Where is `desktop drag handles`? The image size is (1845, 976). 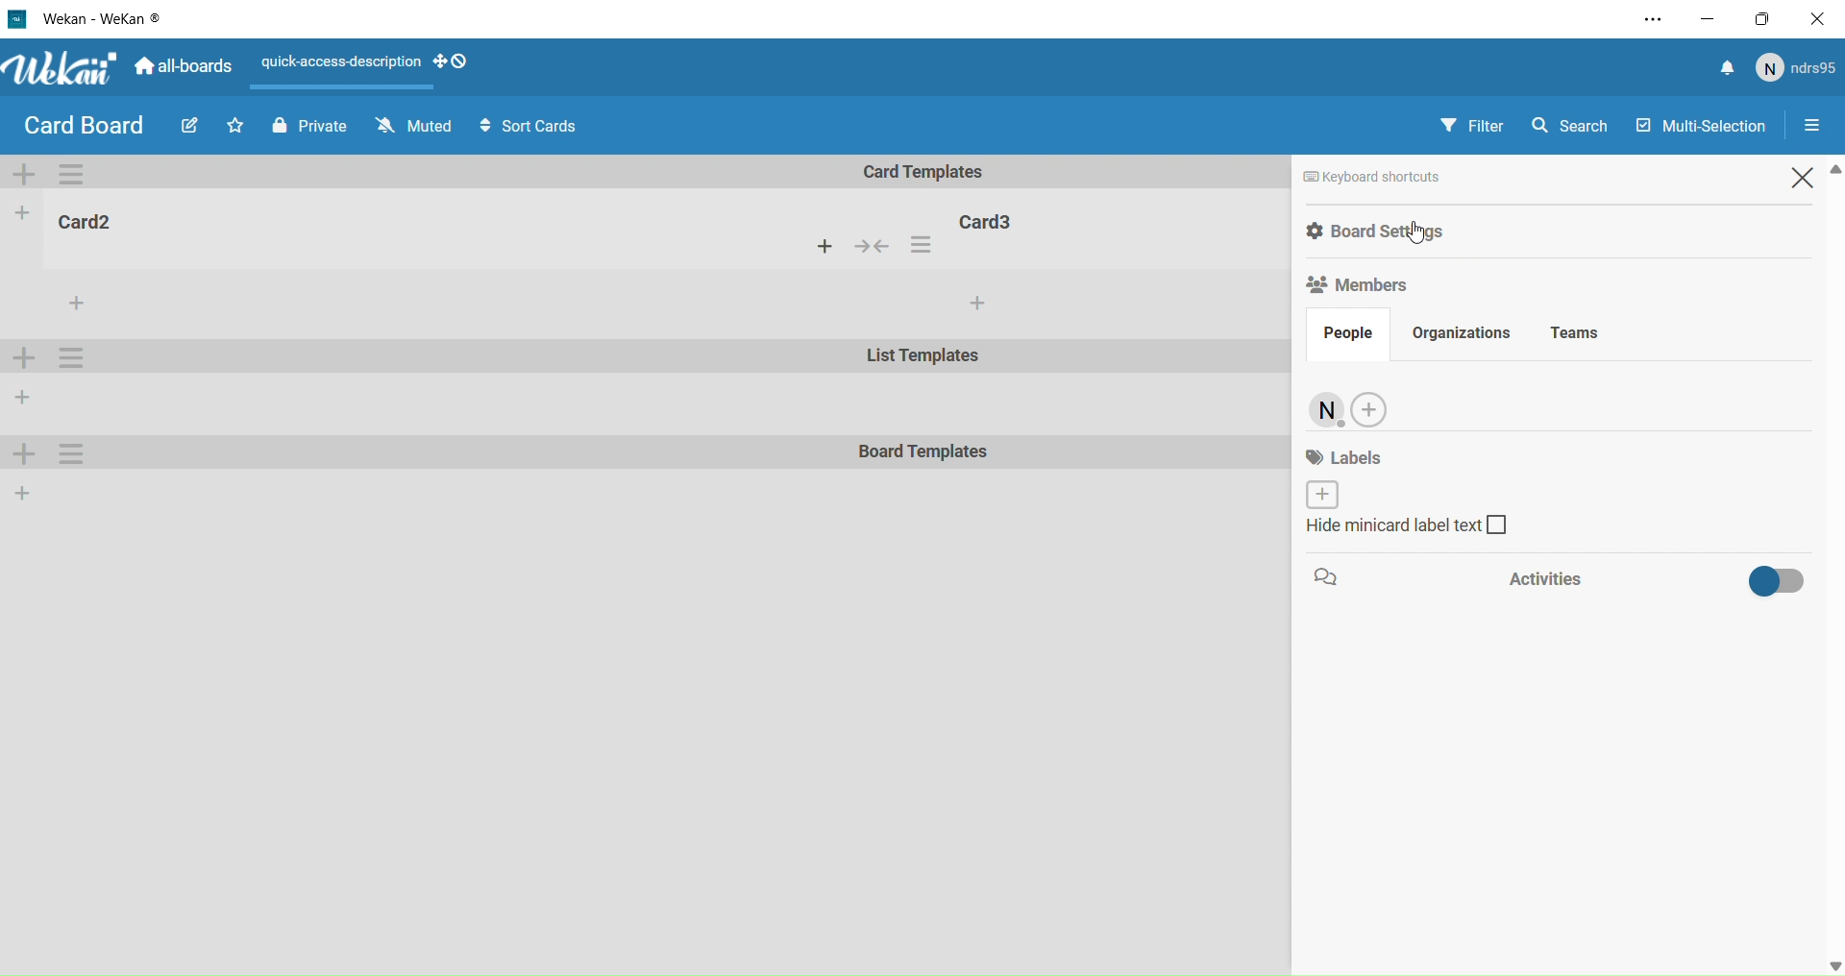 desktop drag handles is located at coordinates (455, 65).